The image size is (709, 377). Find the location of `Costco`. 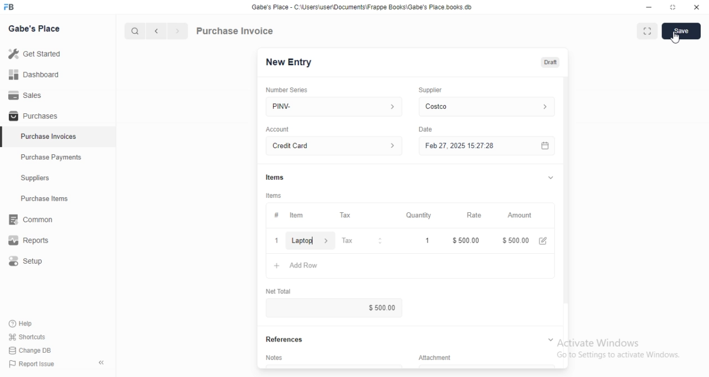

Costco is located at coordinates (487, 107).